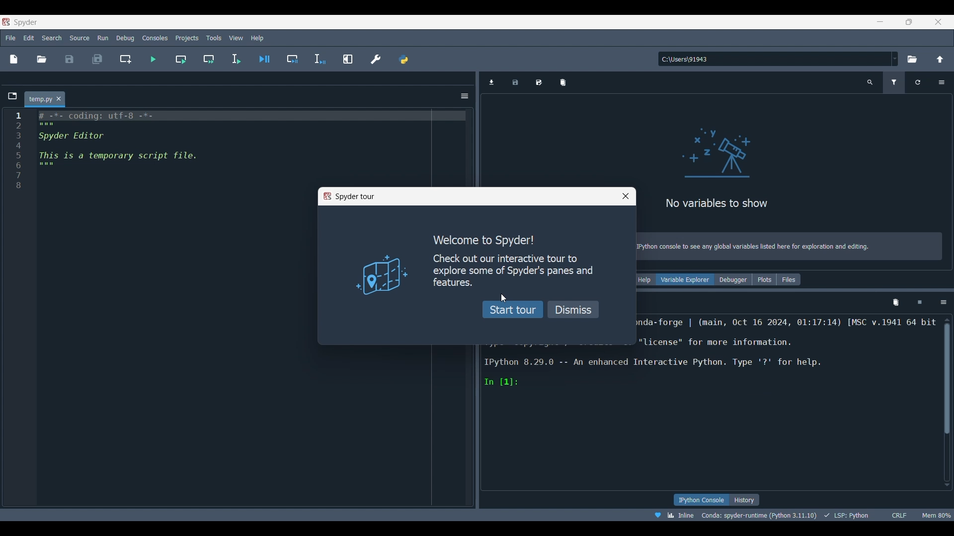 The image size is (954, 536). What do you see at coordinates (513, 311) in the screenshot?
I see `start tutor` at bounding box center [513, 311].